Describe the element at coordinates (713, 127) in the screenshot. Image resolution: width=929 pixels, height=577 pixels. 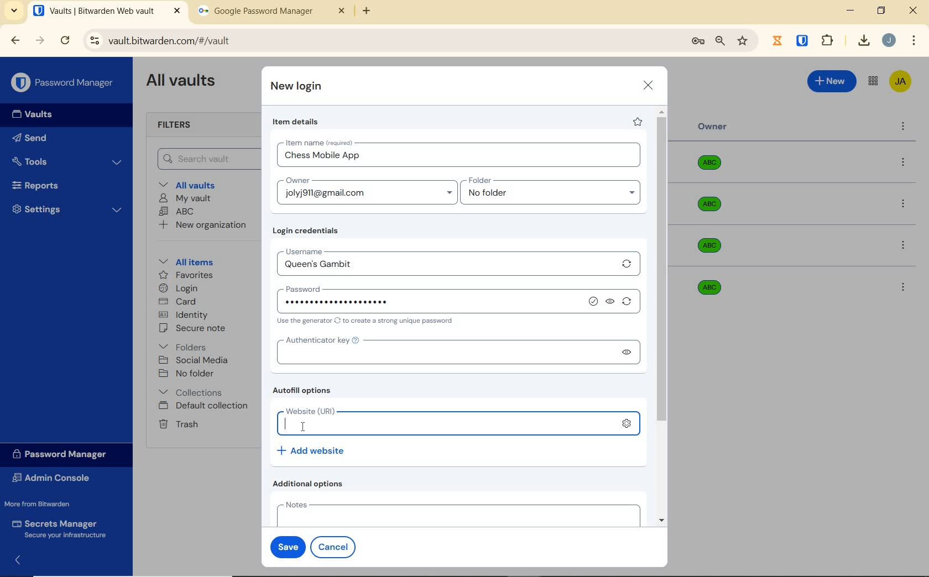
I see `Owner` at that location.